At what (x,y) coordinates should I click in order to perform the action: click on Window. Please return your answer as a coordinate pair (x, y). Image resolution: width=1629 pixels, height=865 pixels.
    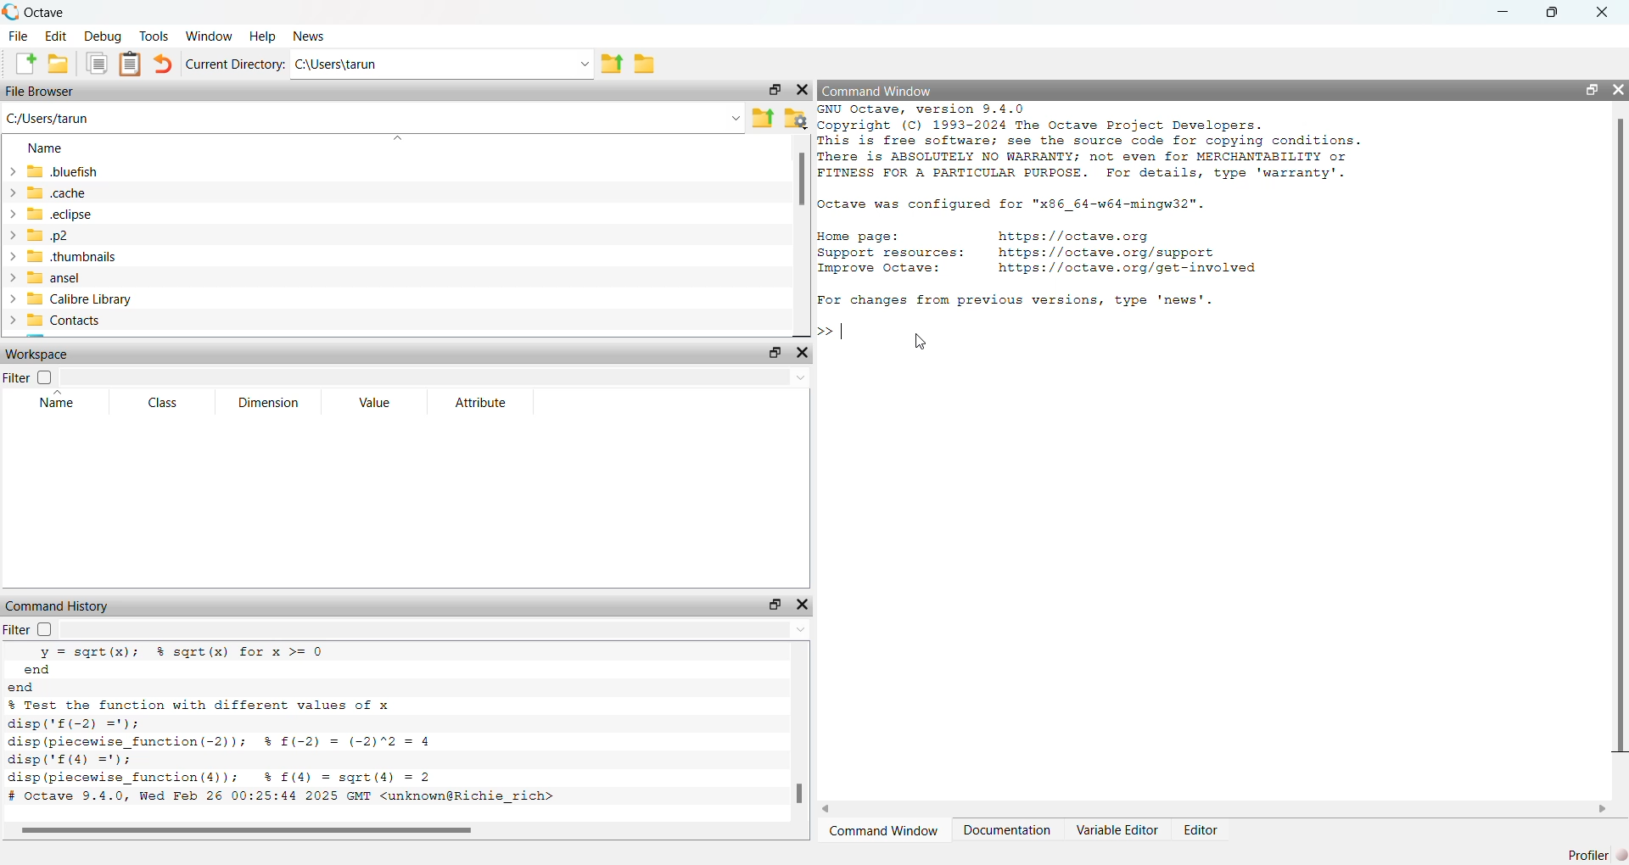
    Looking at the image, I should click on (210, 35).